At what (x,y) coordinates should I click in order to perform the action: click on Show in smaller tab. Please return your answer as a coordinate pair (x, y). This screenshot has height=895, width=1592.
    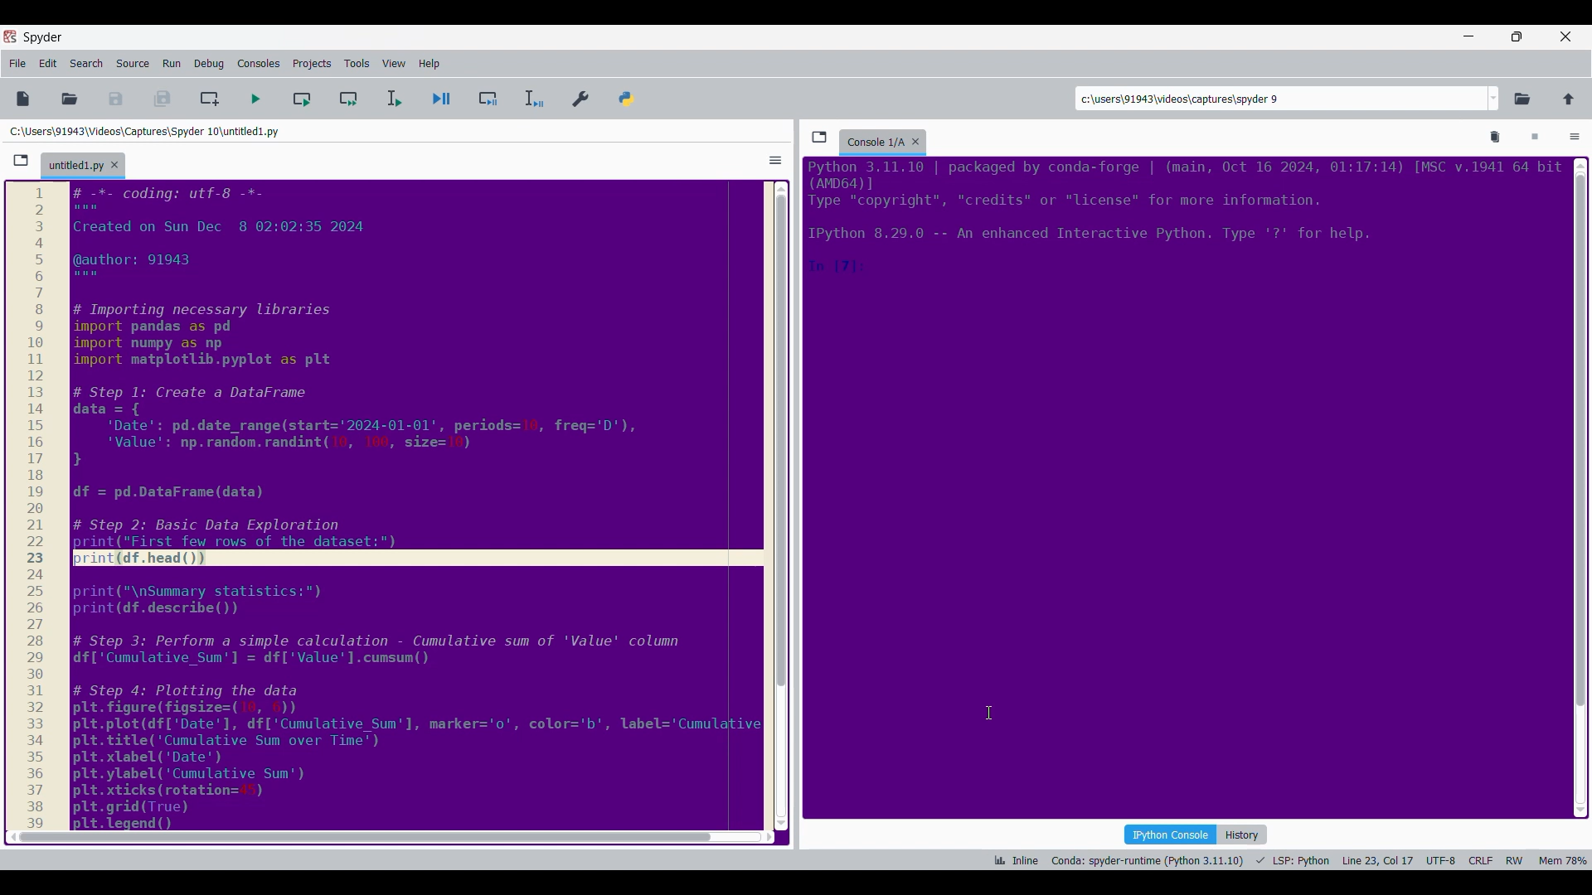
    Looking at the image, I should click on (1517, 36).